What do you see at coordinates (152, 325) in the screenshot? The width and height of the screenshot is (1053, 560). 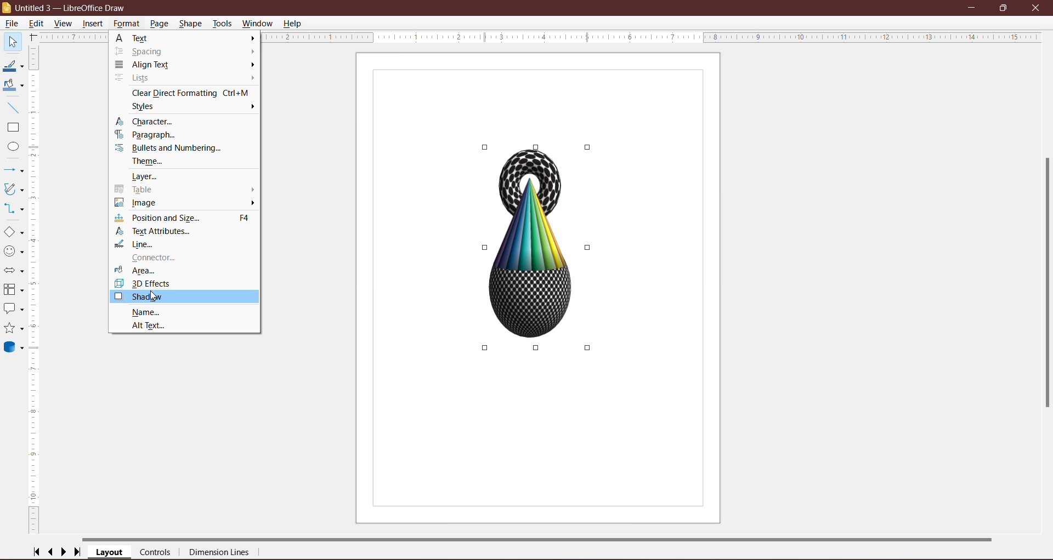 I see `Alt Text` at bounding box center [152, 325].